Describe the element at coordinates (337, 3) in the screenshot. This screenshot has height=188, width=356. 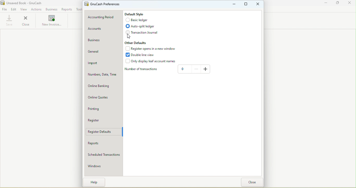
I see `Maximize` at that location.